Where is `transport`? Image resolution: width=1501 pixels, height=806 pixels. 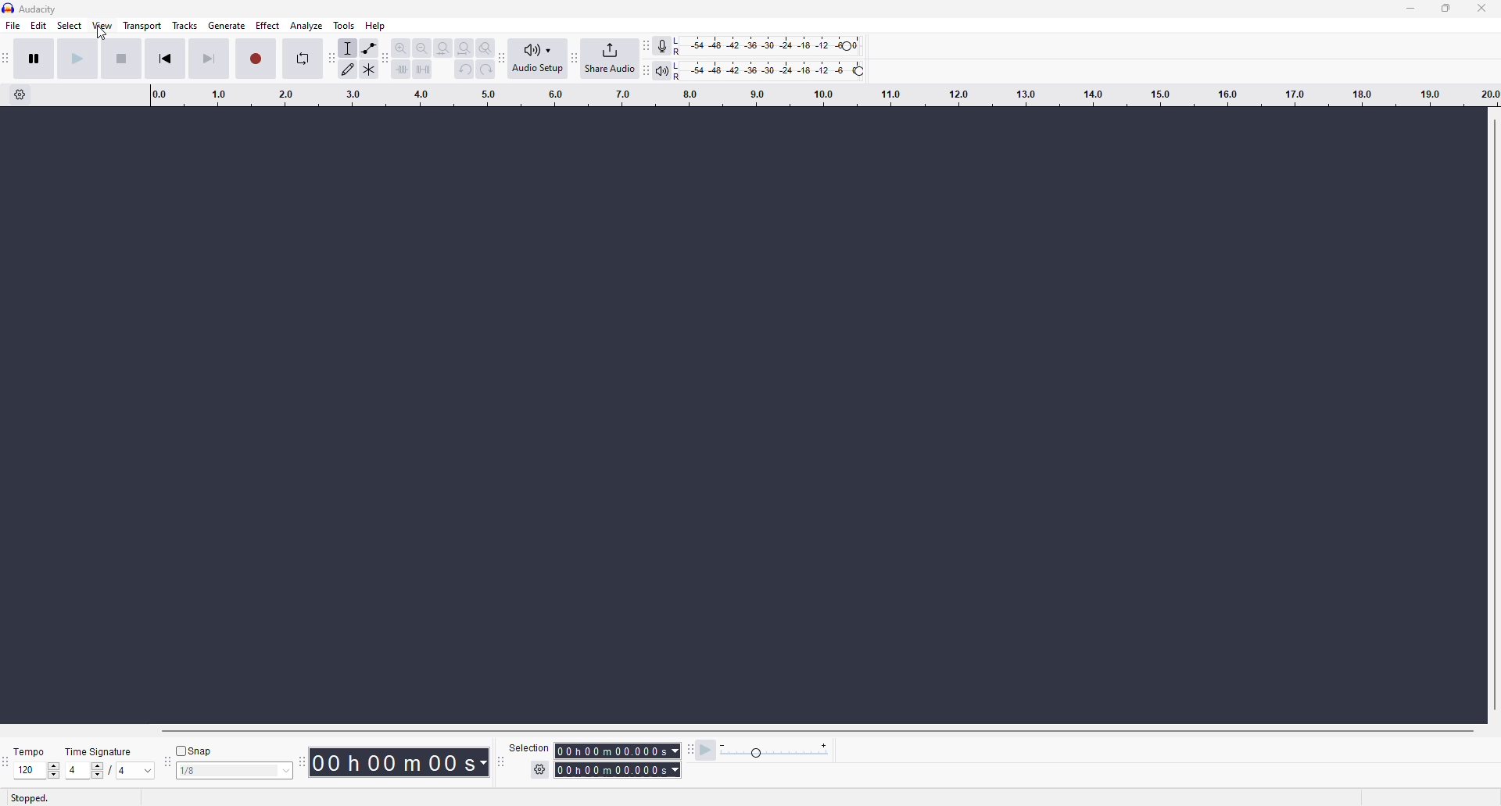 transport is located at coordinates (142, 27).